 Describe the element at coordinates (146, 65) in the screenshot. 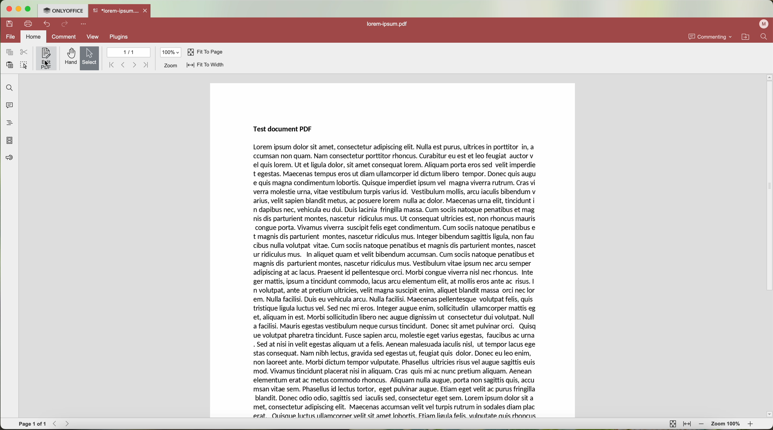

I see `Last page` at that location.